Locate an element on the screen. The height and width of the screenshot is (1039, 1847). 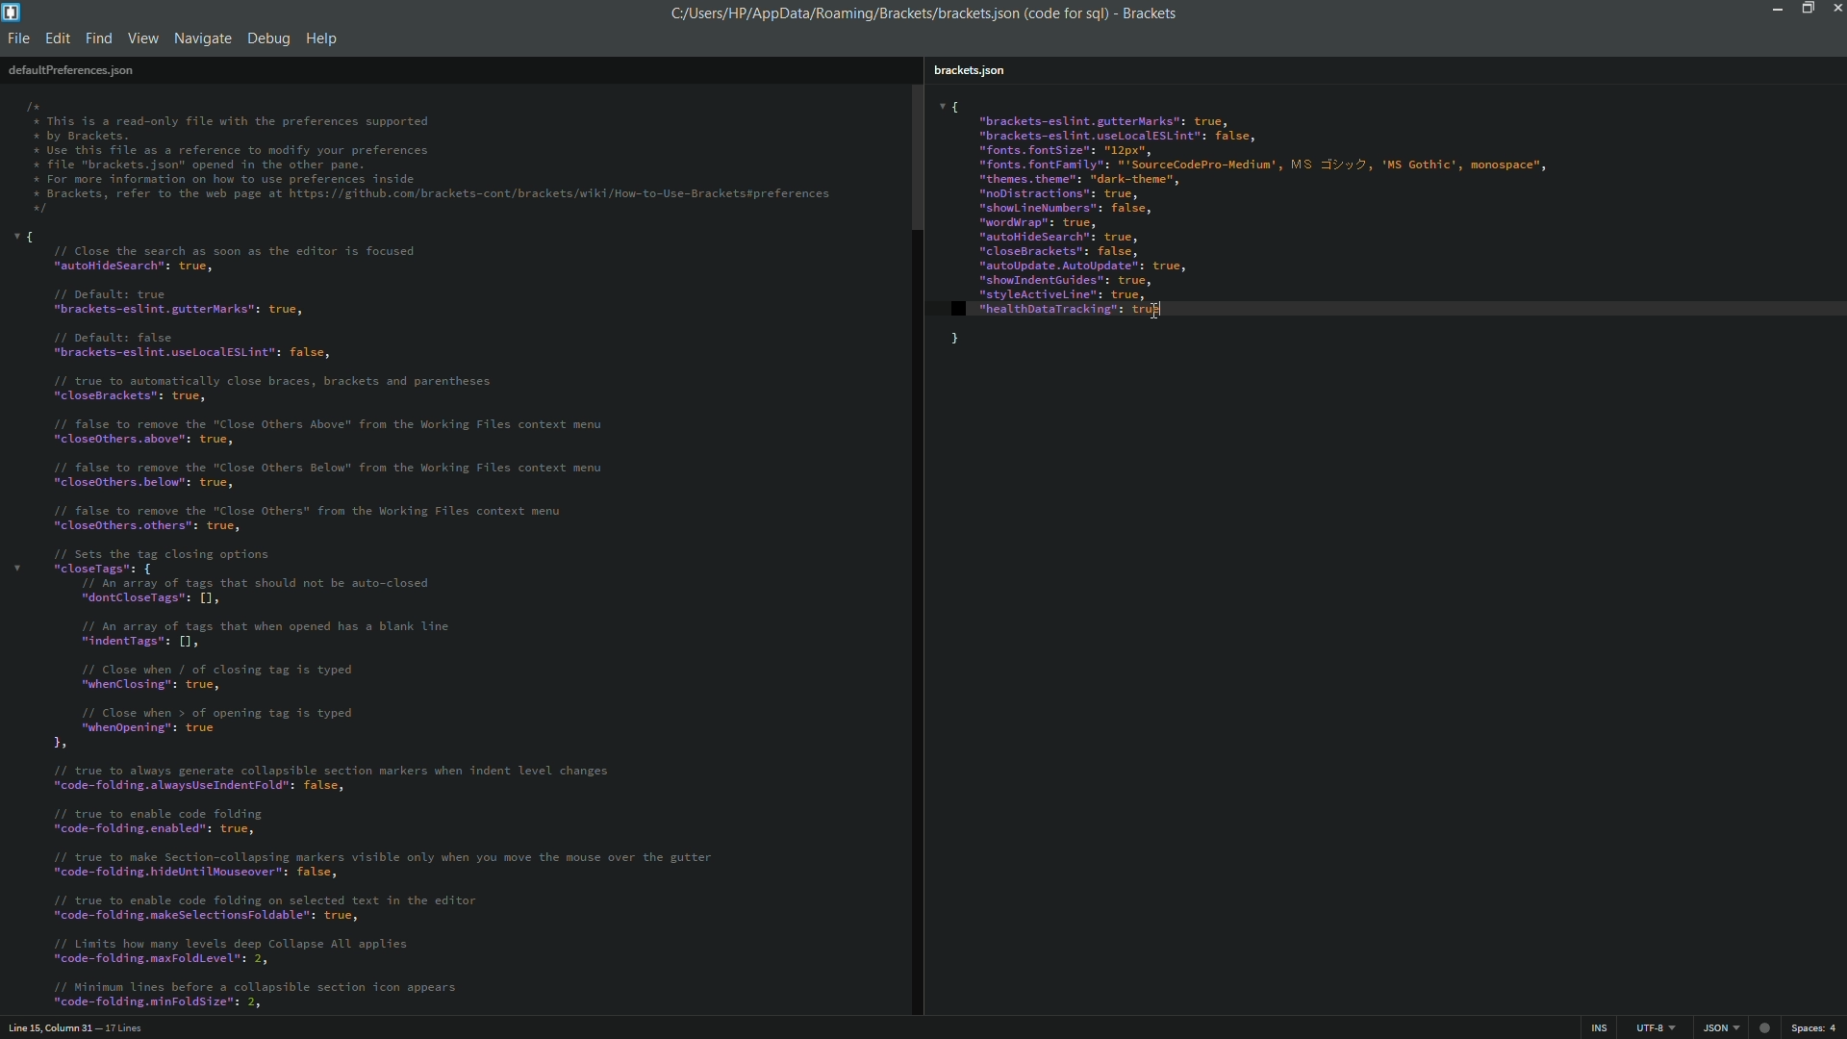
Text is located at coordinates (431, 160).